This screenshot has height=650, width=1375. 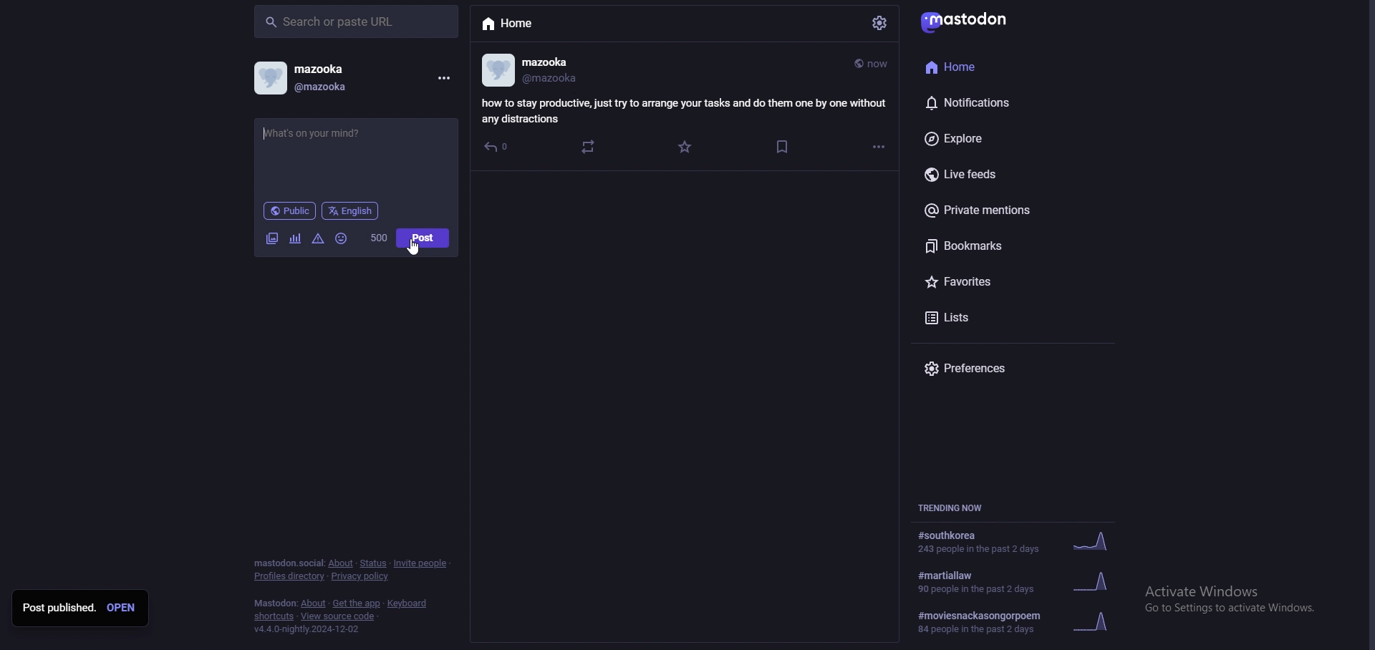 What do you see at coordinates (296, 238) in the screenshot?
I see `chart` at bounding box center [296, 238].